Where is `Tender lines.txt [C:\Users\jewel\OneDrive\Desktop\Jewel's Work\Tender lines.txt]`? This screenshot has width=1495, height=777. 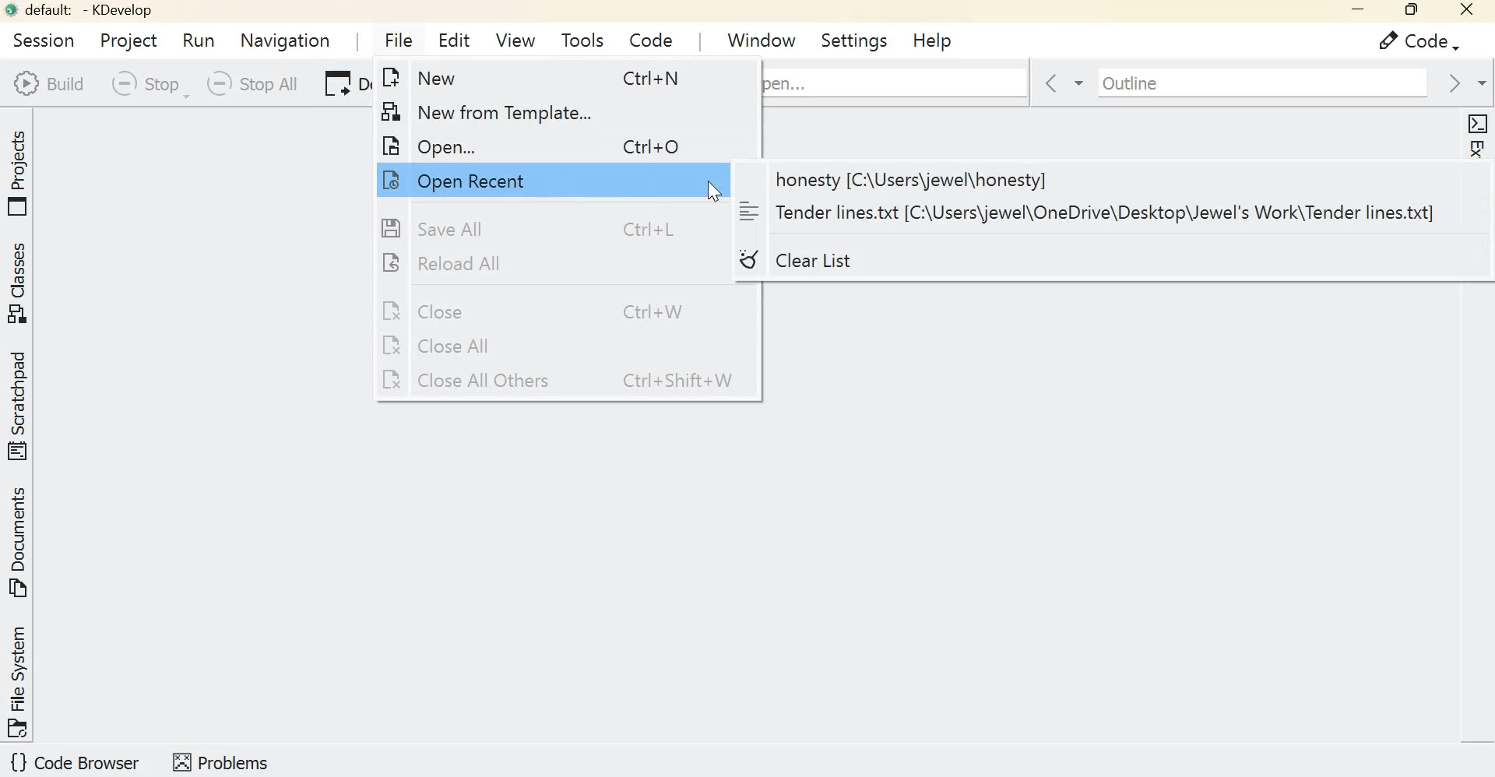
Tender lines.txt [C:\Users\jewel\OneDrive\Desktop\Jewel's Work\Tender lines.txt] is located at coordinates (1089, 213).